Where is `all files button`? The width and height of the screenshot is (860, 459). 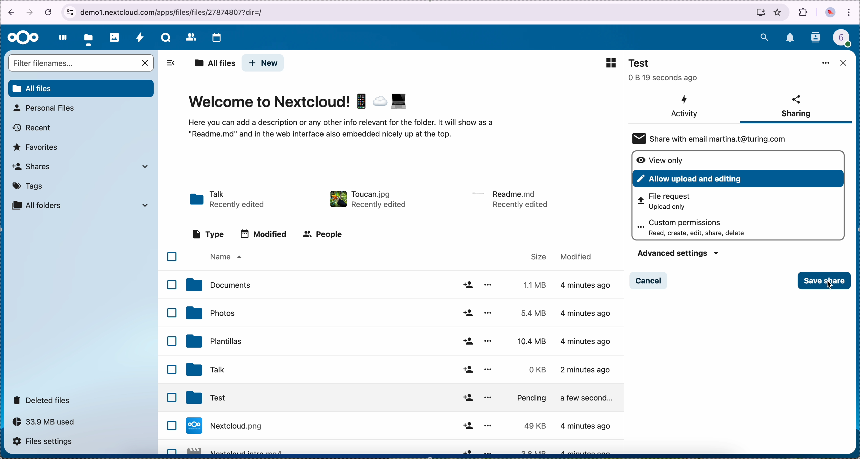
all files button is located at coordinates (82, 89).